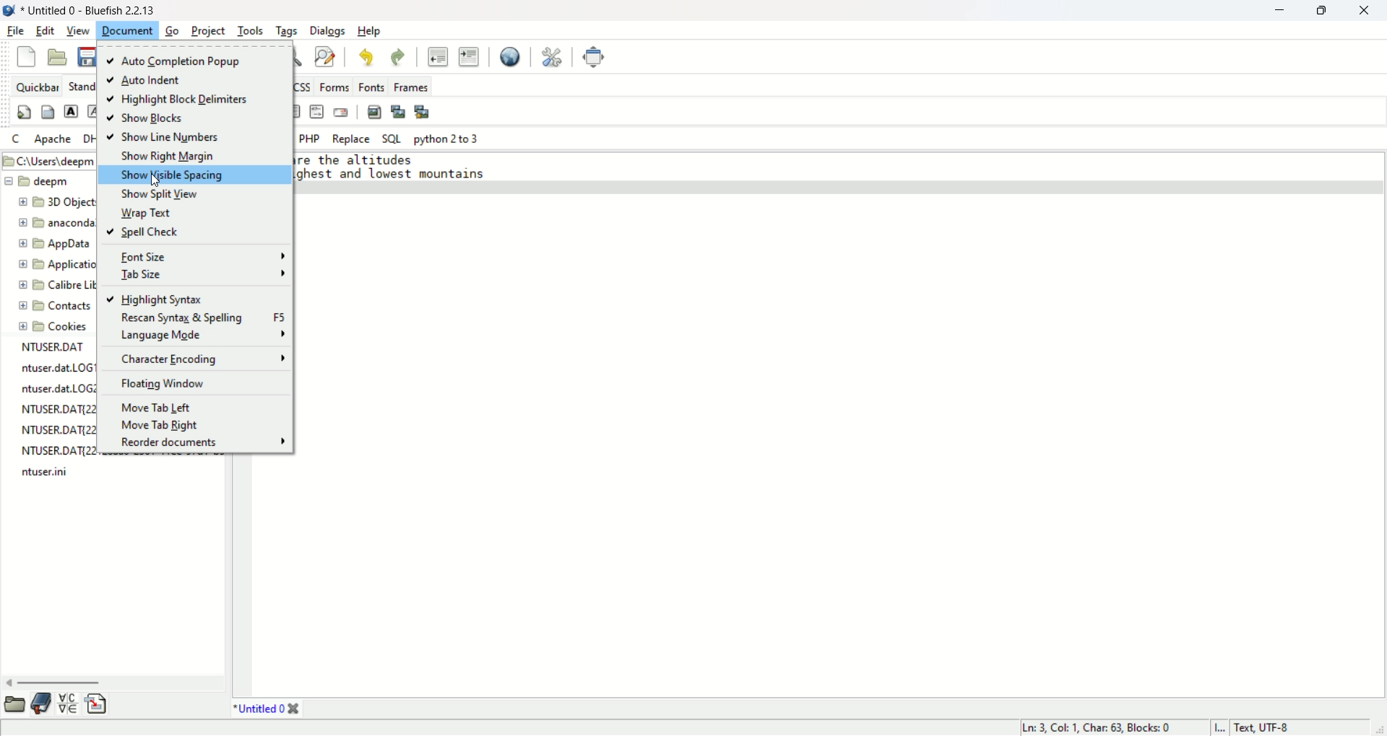  Describe the element at coordinates (168, 158) in the screenshot. I see `show right margin` at that location.